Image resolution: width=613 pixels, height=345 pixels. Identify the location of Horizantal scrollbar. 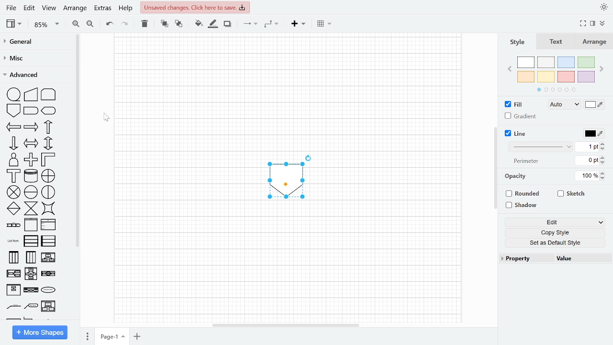
(284, 326).